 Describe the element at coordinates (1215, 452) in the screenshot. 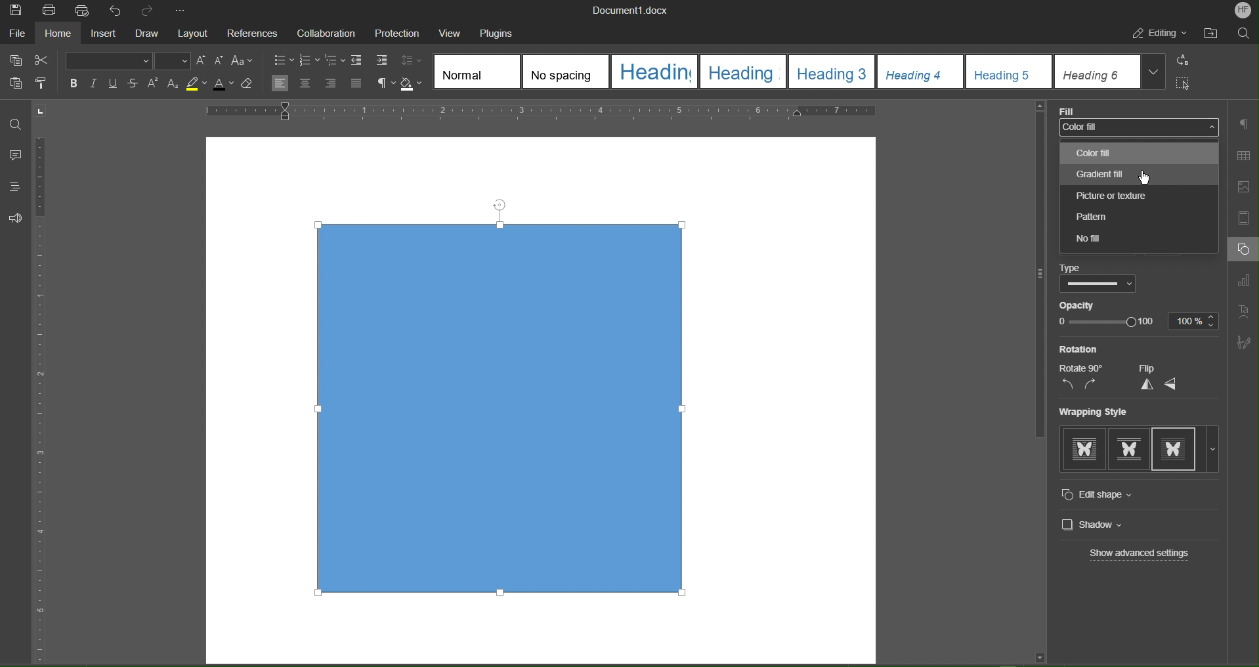

I see `More options` at that location.